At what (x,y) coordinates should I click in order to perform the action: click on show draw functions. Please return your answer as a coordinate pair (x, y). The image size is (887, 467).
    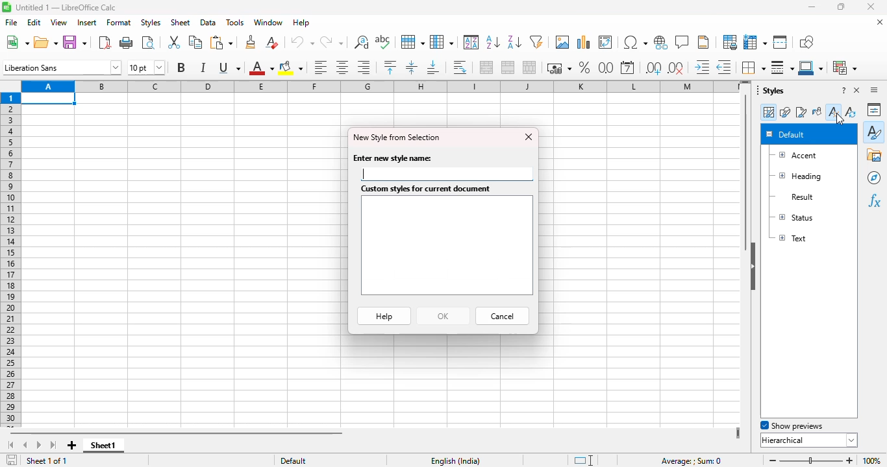
    Looking at the image, I should click on (806, 42).